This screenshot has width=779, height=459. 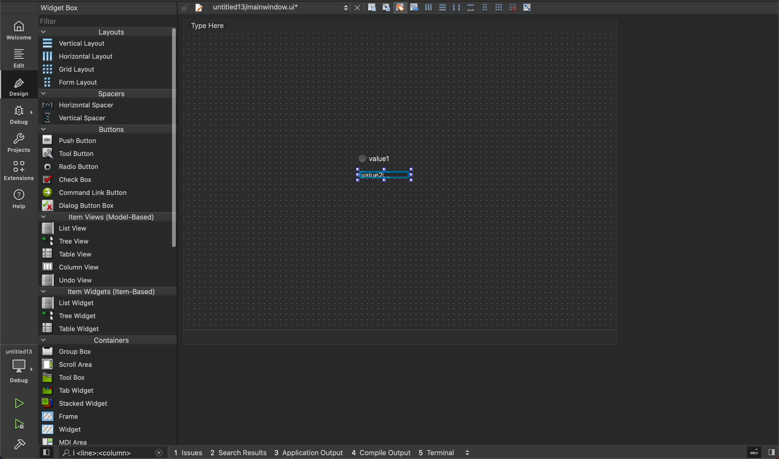 I want to click on , so click(x=106, y=304).